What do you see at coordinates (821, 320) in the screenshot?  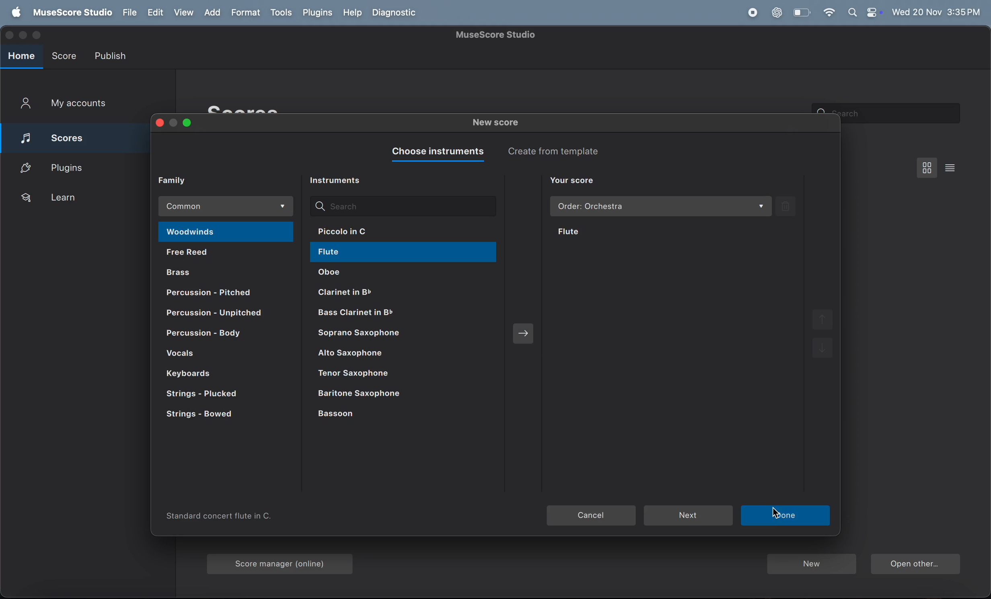 I see `up` at bounding box center [821, 320].